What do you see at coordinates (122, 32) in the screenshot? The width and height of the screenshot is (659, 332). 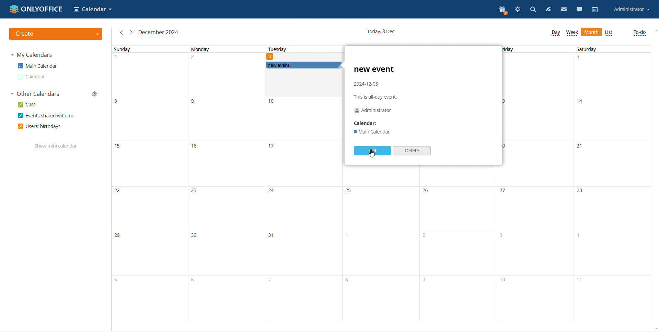 I see `previous month` at bounding box center [122, 32].